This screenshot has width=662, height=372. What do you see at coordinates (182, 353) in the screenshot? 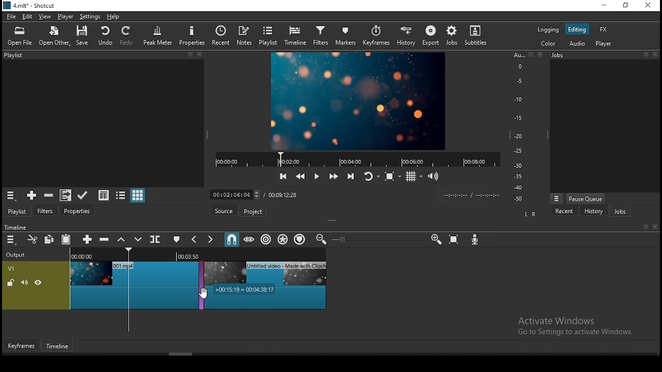
I see `scroll bar` at bounding box center [182, 353].